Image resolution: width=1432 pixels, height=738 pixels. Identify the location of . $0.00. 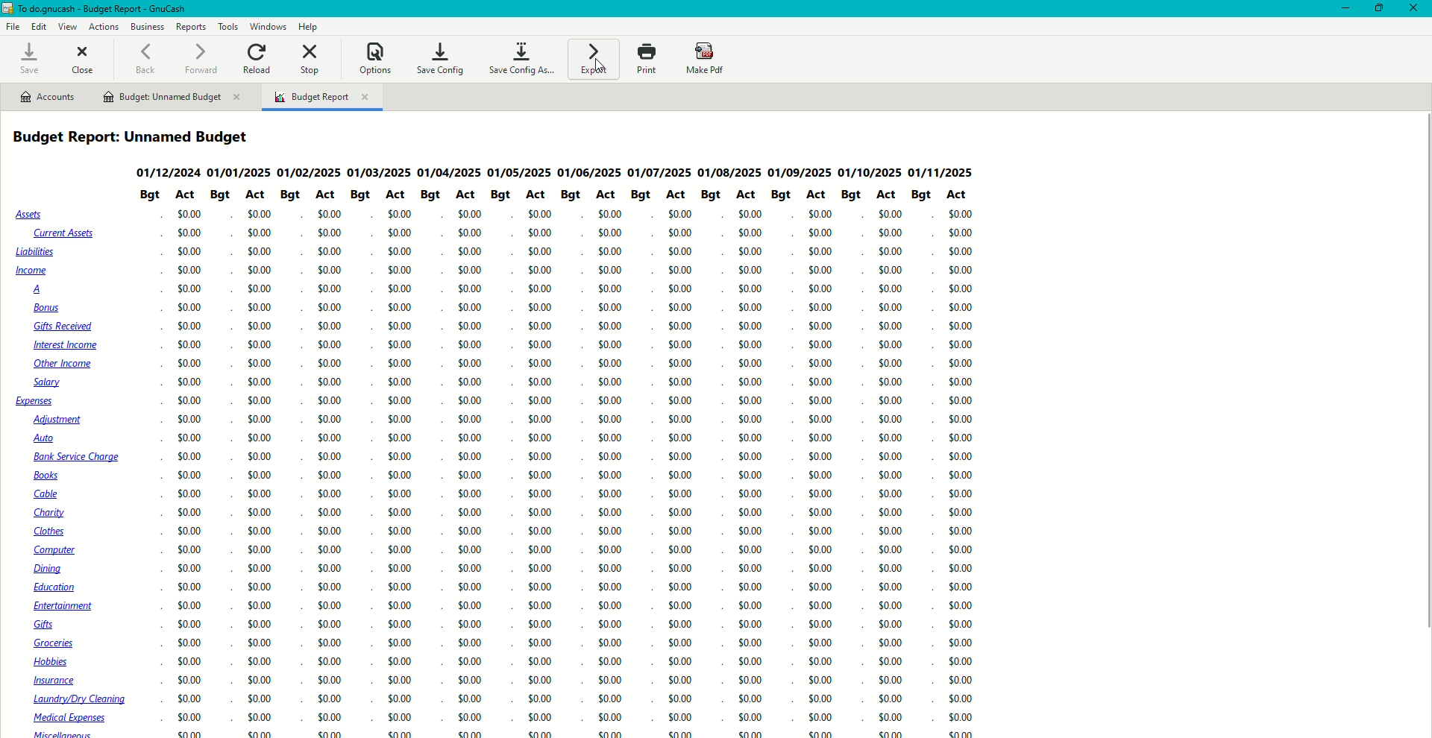
(395, 643).